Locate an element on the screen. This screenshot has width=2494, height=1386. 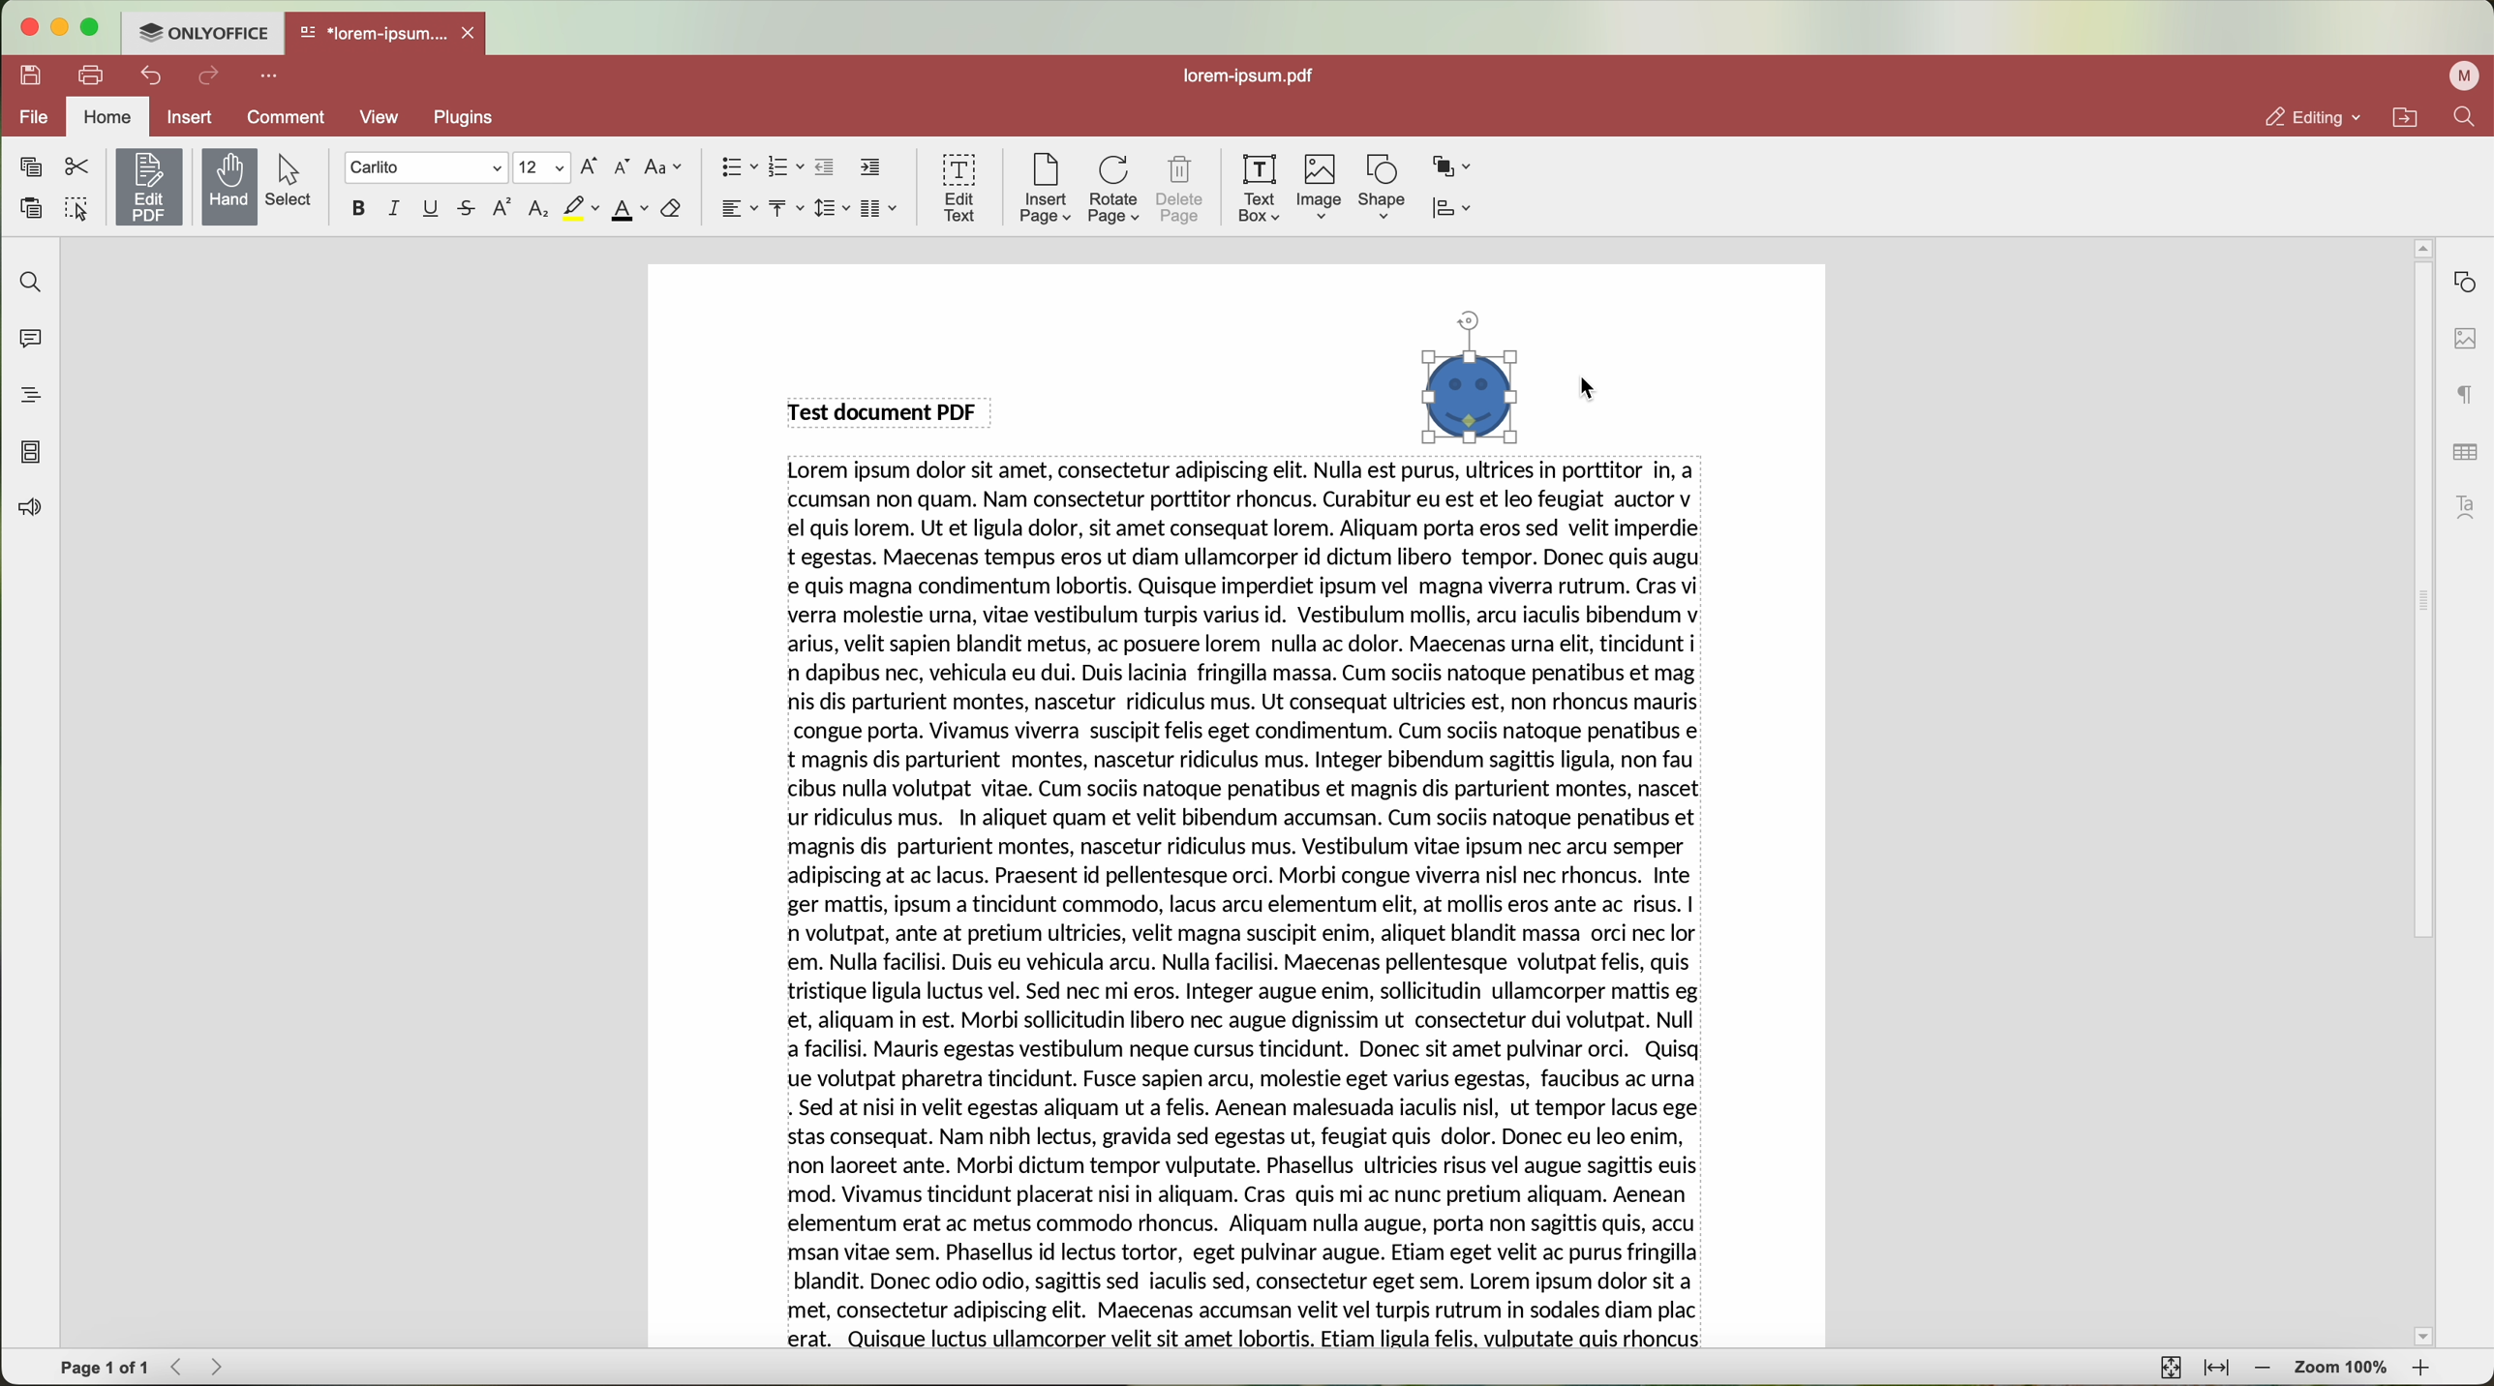
table settings is located at coordinates (2463, 449).